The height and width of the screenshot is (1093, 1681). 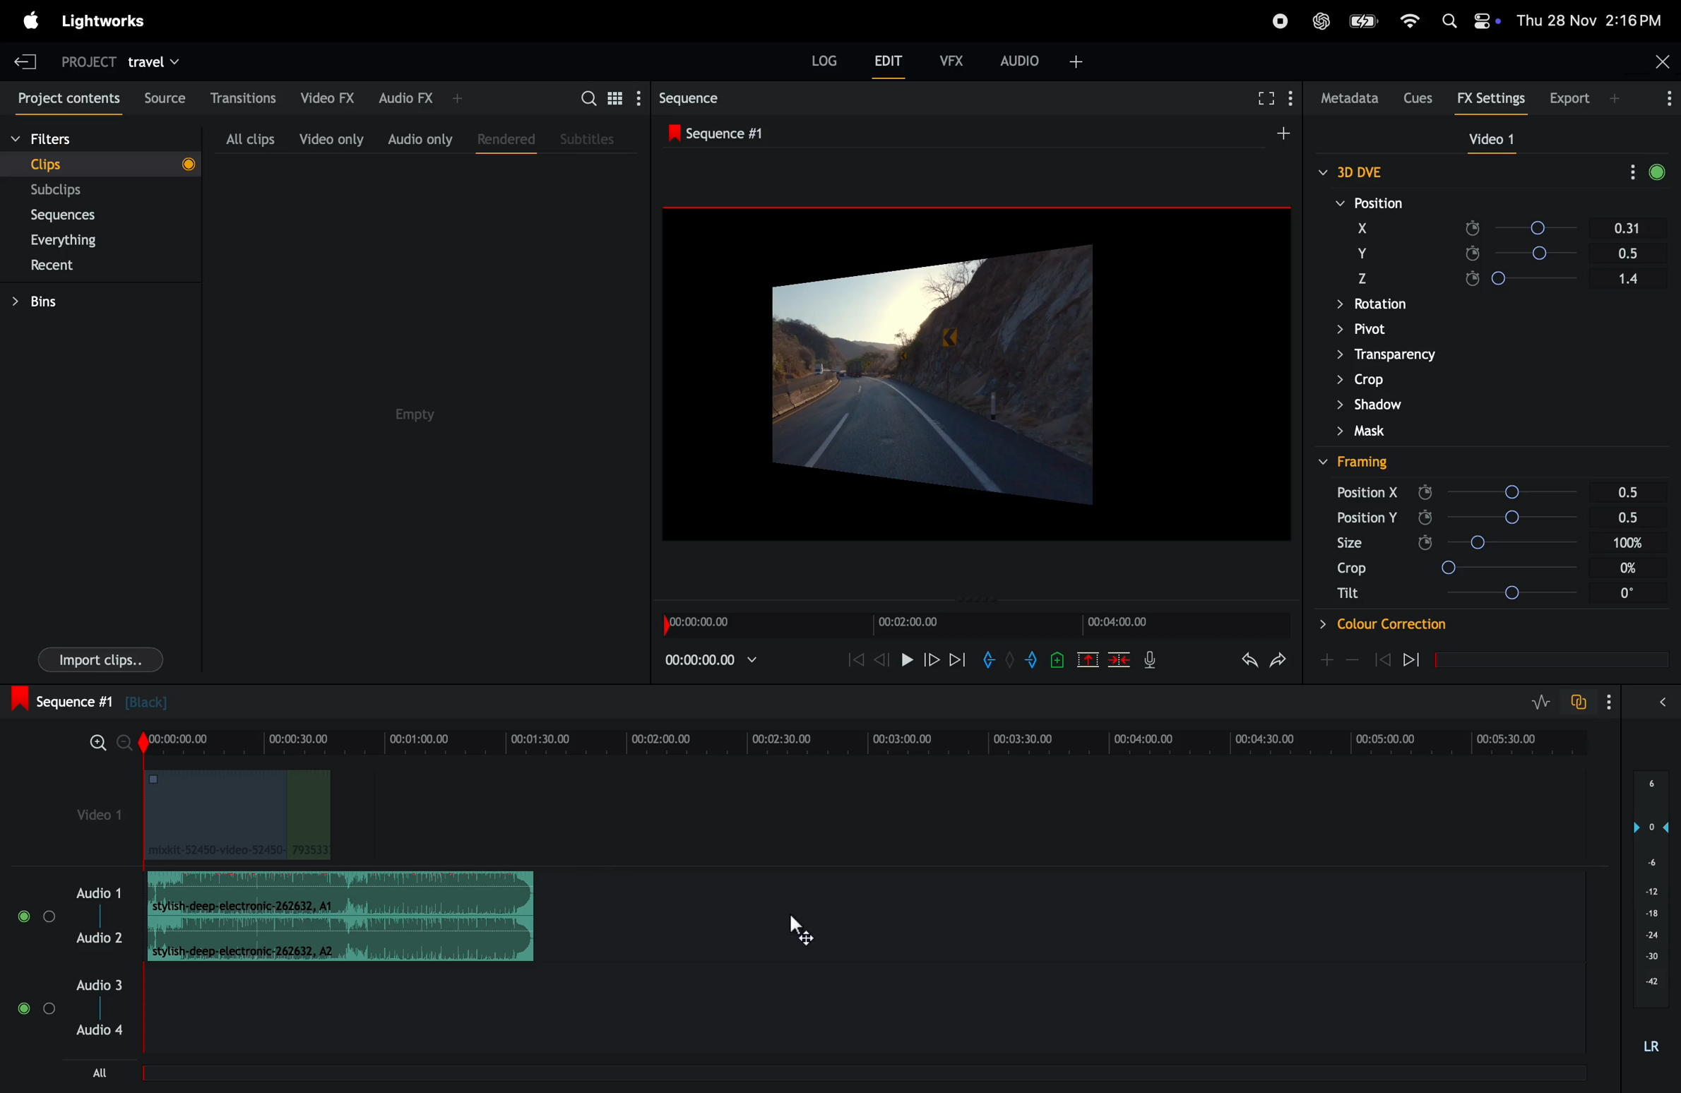 What do you see at coordinates (859, 743) in the screenshot?
I see `time frame` at bounding box center [859, 743].